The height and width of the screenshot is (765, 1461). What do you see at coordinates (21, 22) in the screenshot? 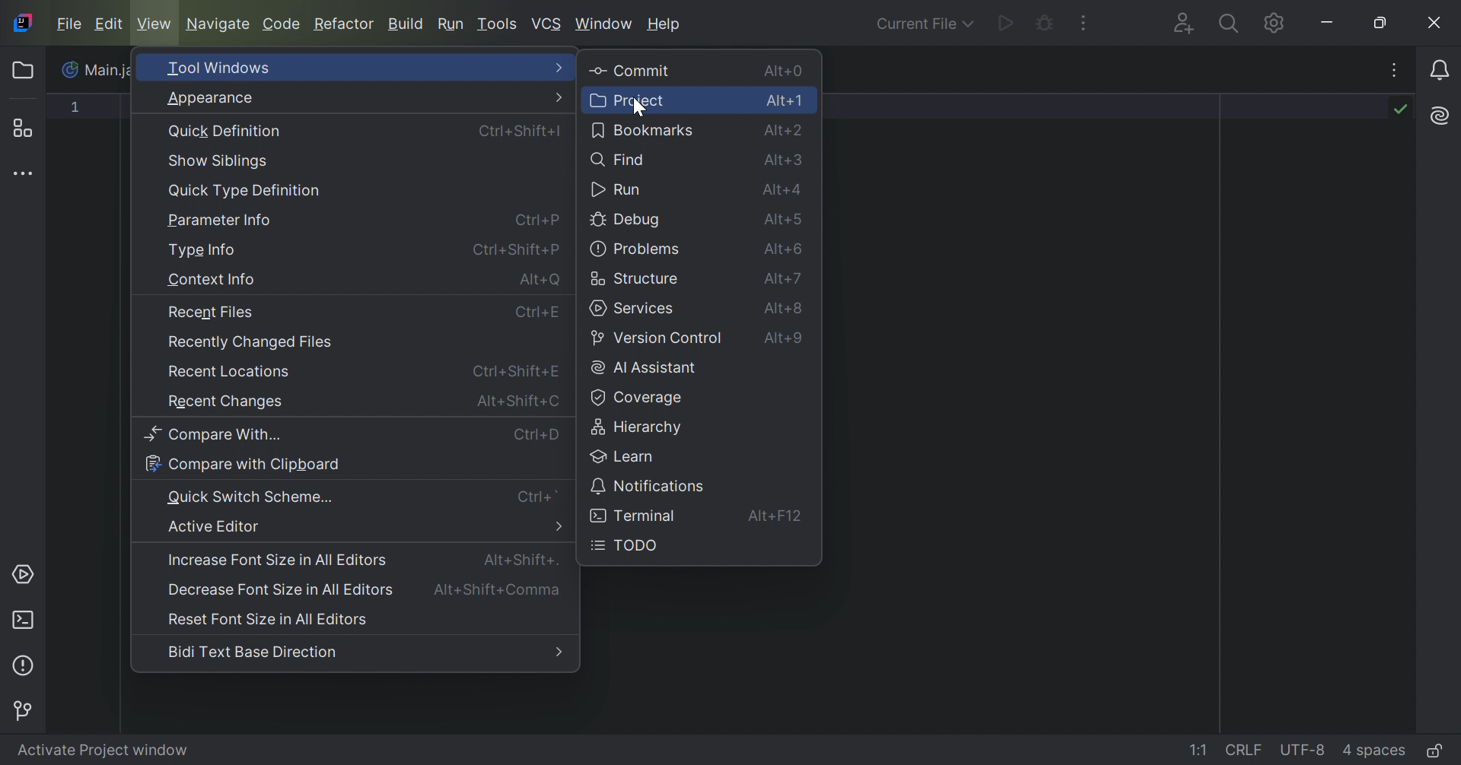
I see `Icon` at bounding box center [21, 22].